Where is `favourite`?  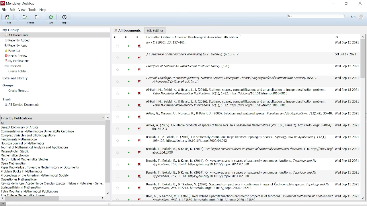 favourite is located at coordinates (116, 38).